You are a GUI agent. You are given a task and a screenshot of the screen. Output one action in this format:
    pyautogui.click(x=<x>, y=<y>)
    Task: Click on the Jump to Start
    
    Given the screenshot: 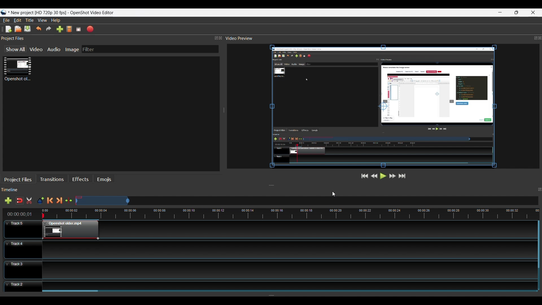 What is the action you would take?
    pyautogui.click(x=364, y=176)
    